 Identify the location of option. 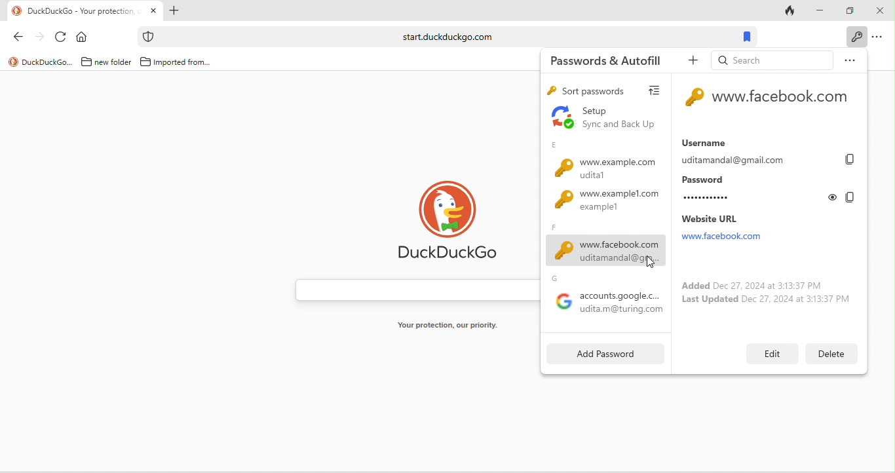
(849, 59).